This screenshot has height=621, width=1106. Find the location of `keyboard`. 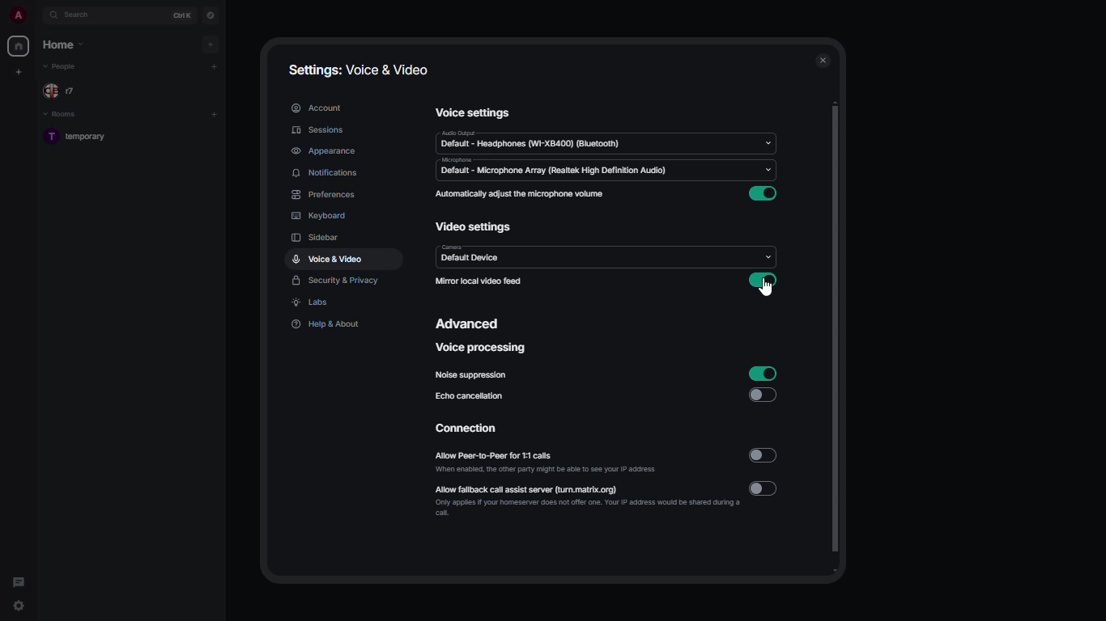

keyboard is located at coordinates (317, 217).